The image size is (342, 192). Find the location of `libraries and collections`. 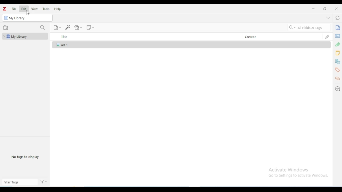

libraries and collections is located at coordinates (337, 62).